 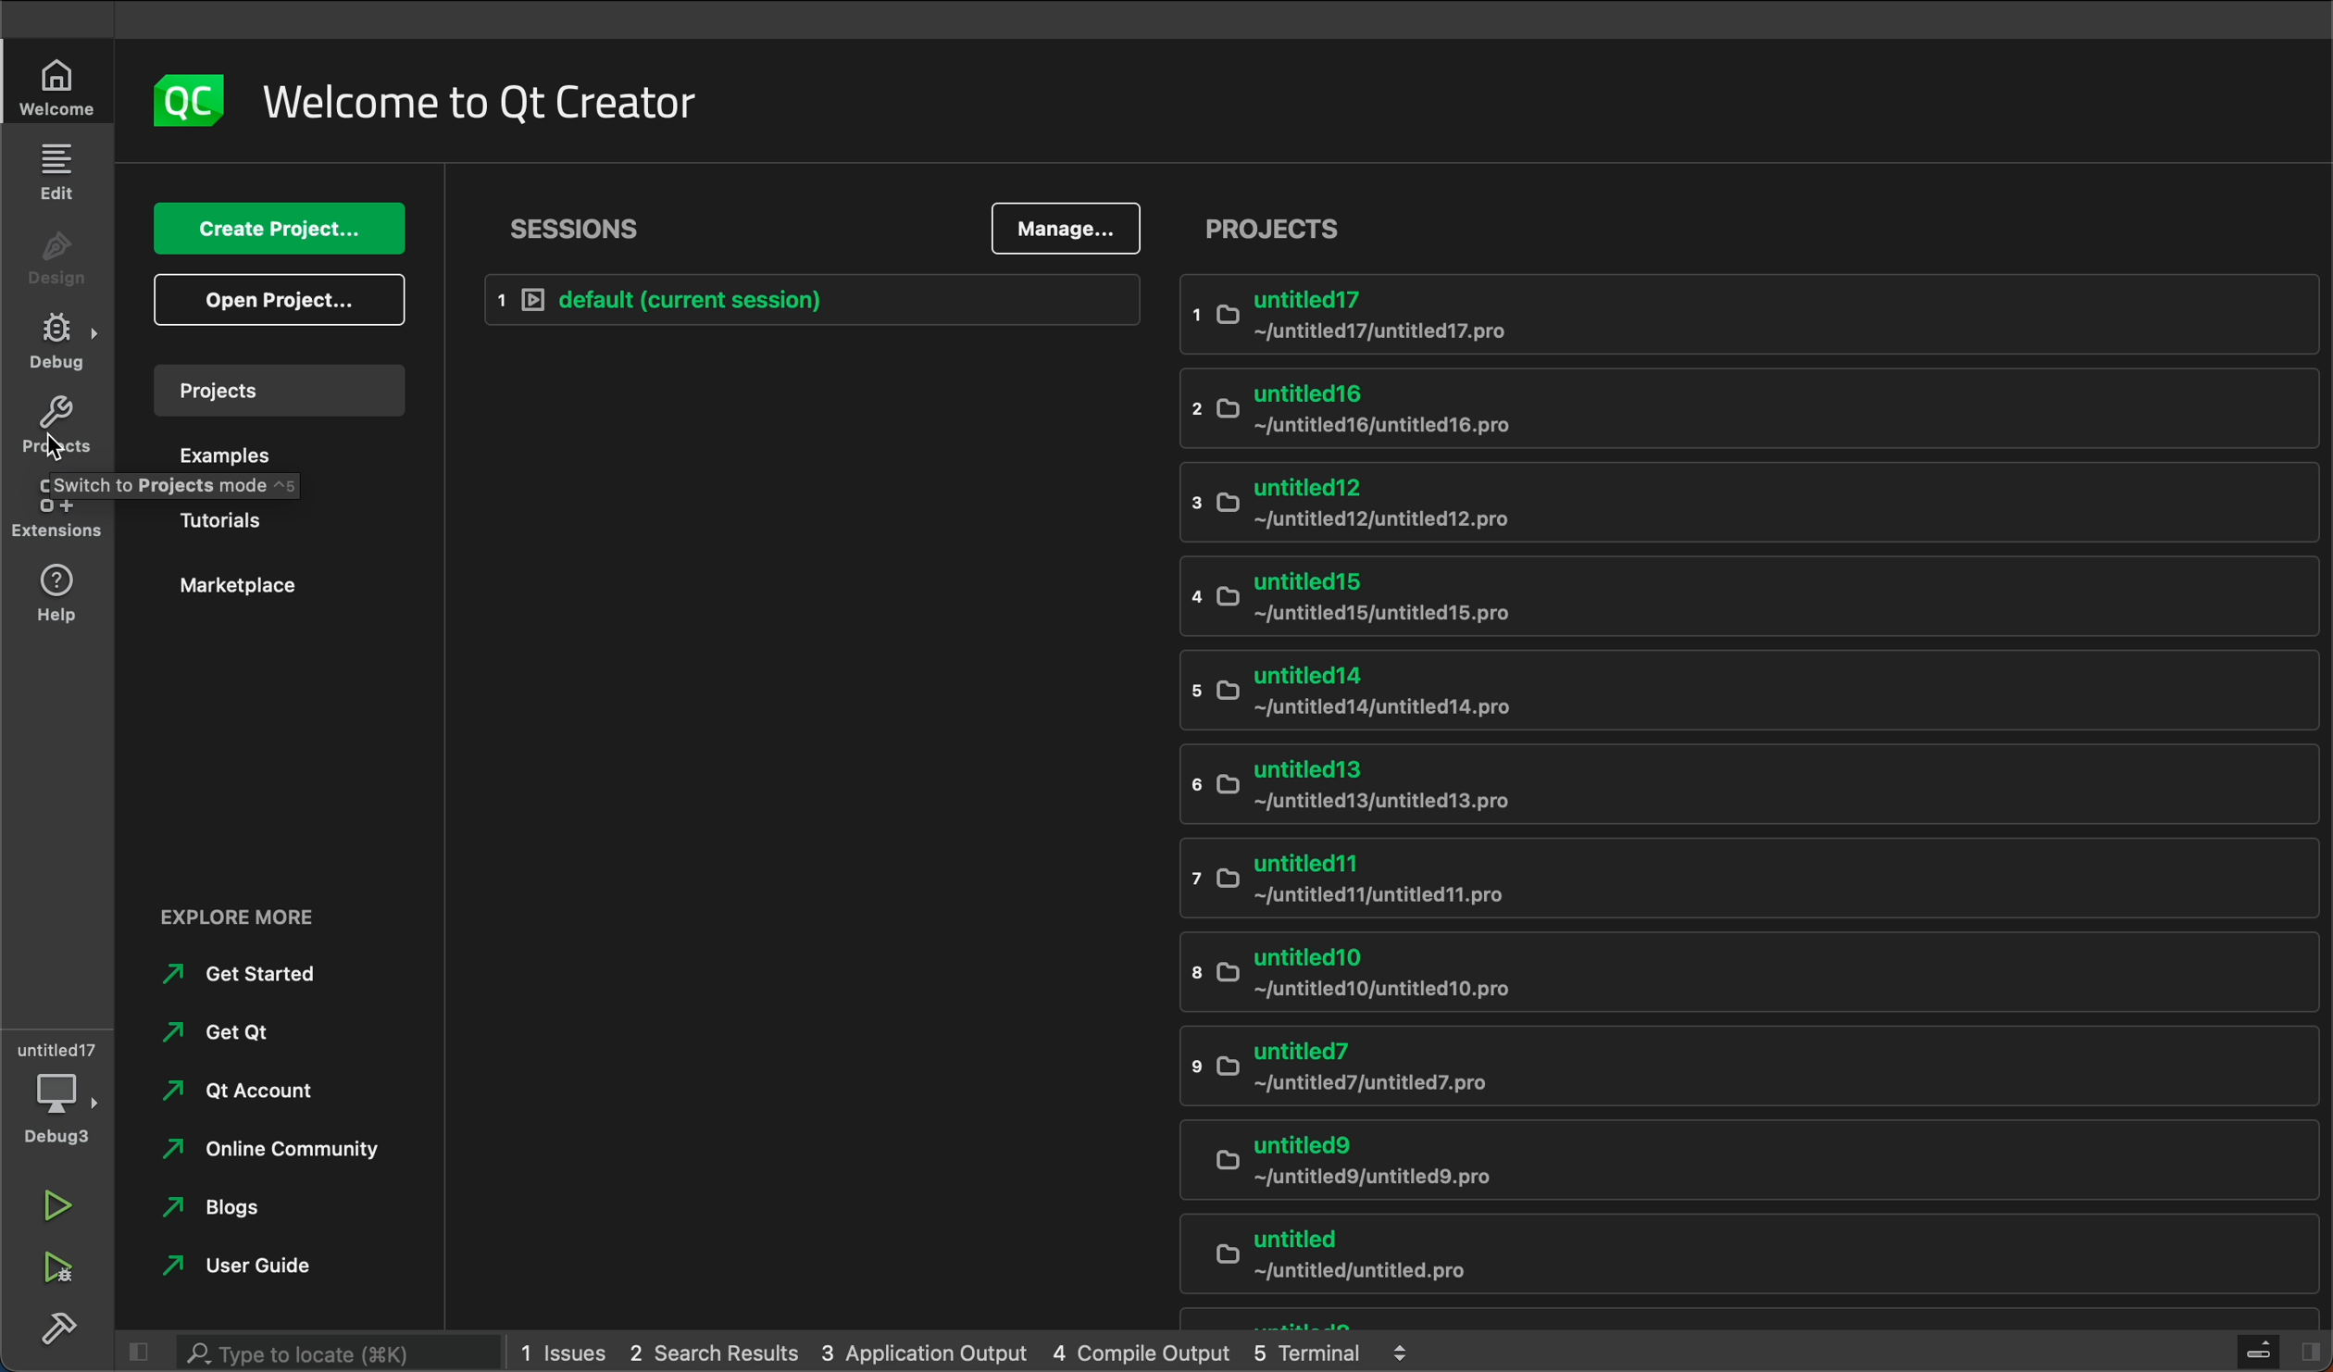 I want to click on untitled7, so click(x=1737, y=1066).